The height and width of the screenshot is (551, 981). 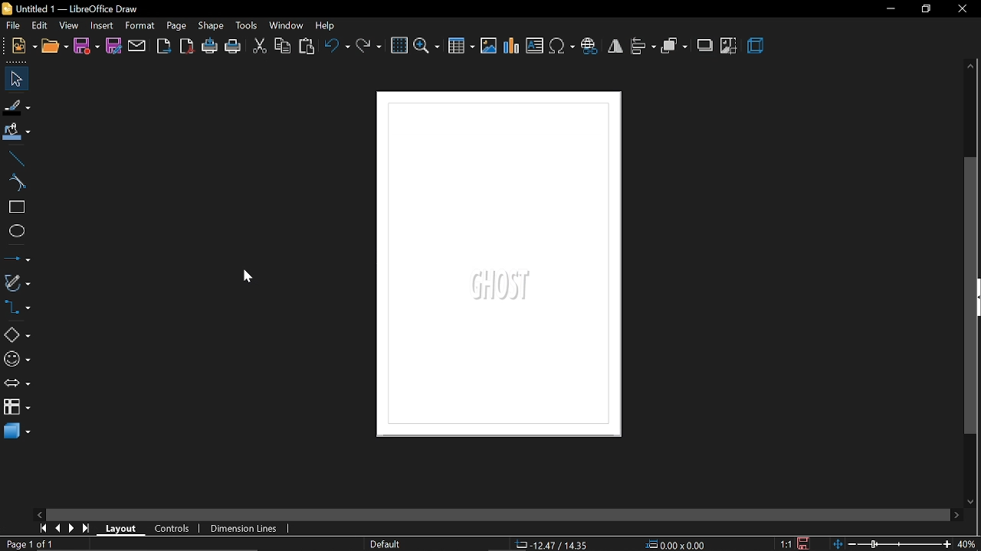 What do you see at coordinates (563, 47) in the screenshot?
I see `insert symbol` at bounding box center [563, 47].